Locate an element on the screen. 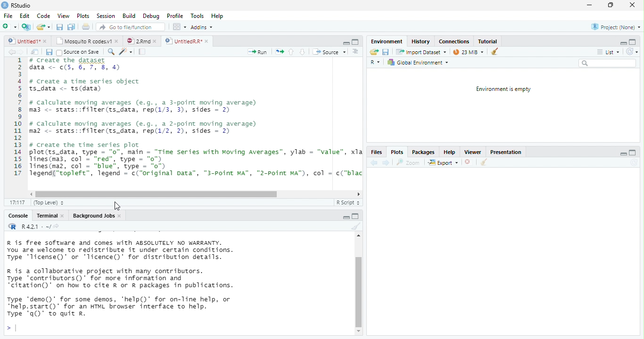  down is located at coordinates (302, 52).